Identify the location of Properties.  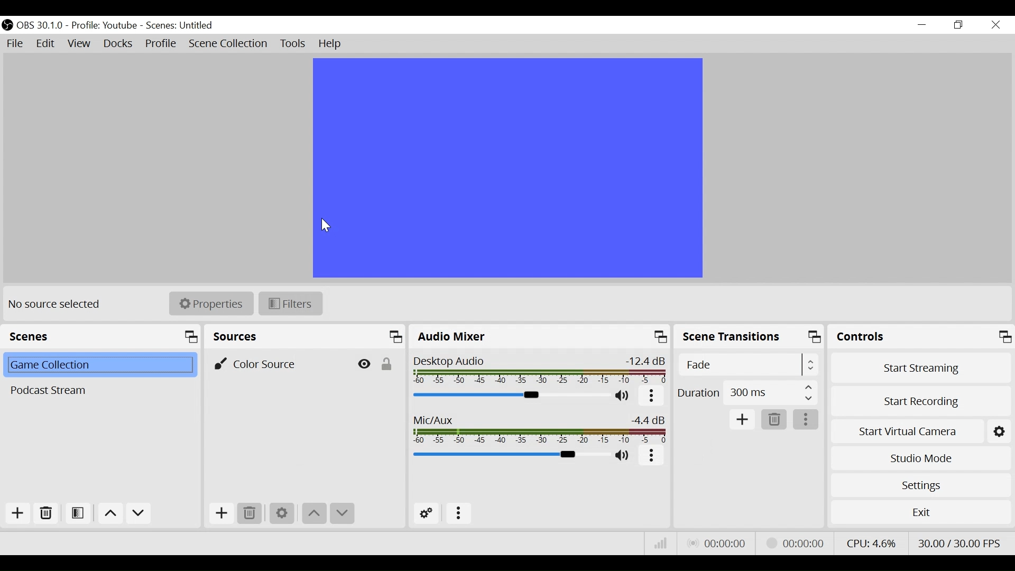
(211, 303).